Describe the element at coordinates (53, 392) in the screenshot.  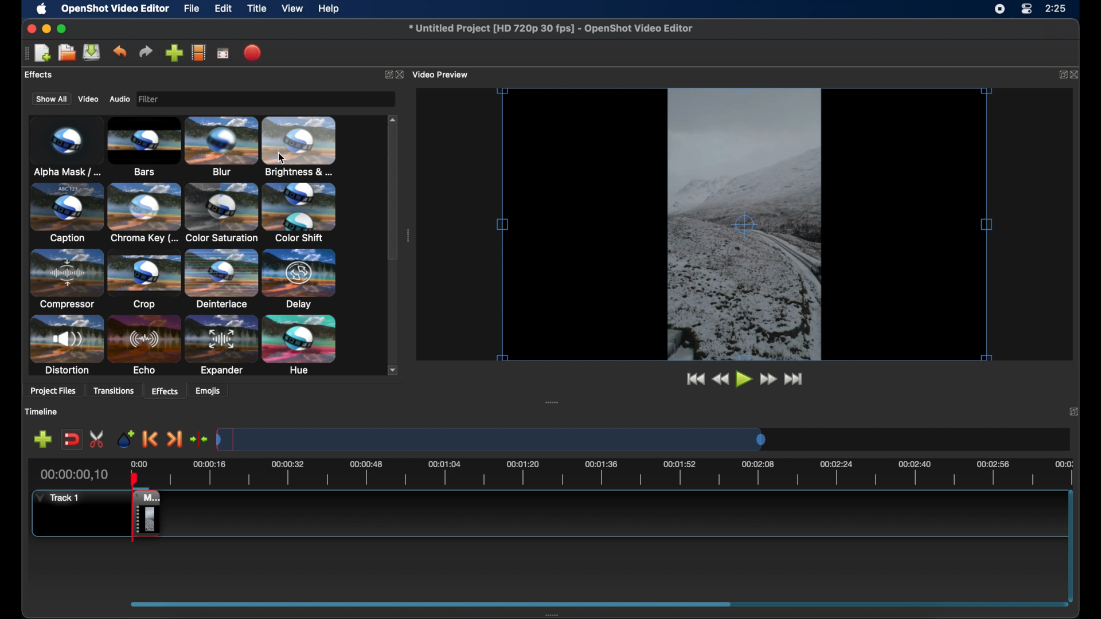
I see `project files` at that location.